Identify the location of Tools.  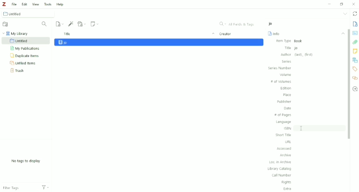
(48, 4).